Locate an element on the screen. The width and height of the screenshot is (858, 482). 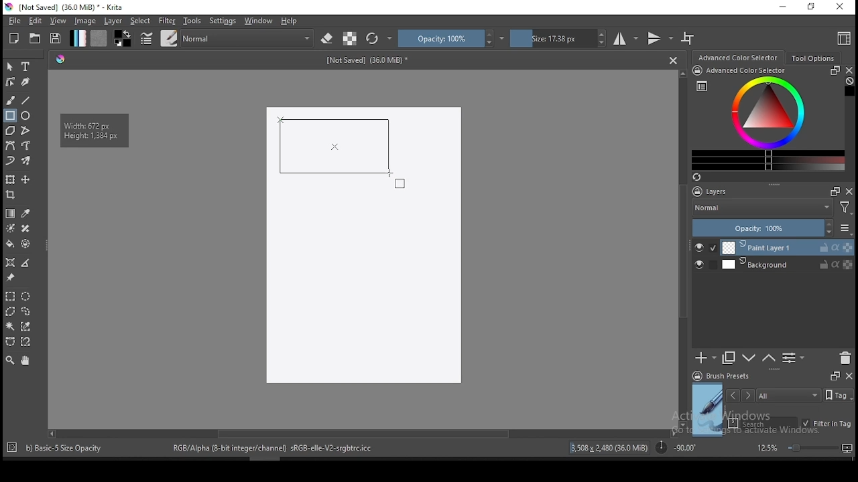
resolution is located at coordinates (609, 450).